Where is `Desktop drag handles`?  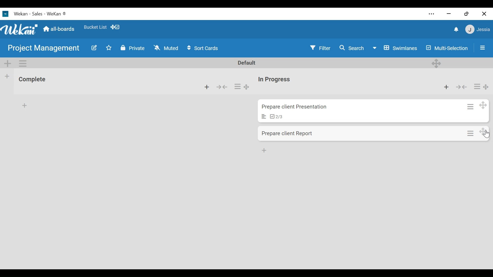
Desktop drag handles is located at coordinates (436, 63).